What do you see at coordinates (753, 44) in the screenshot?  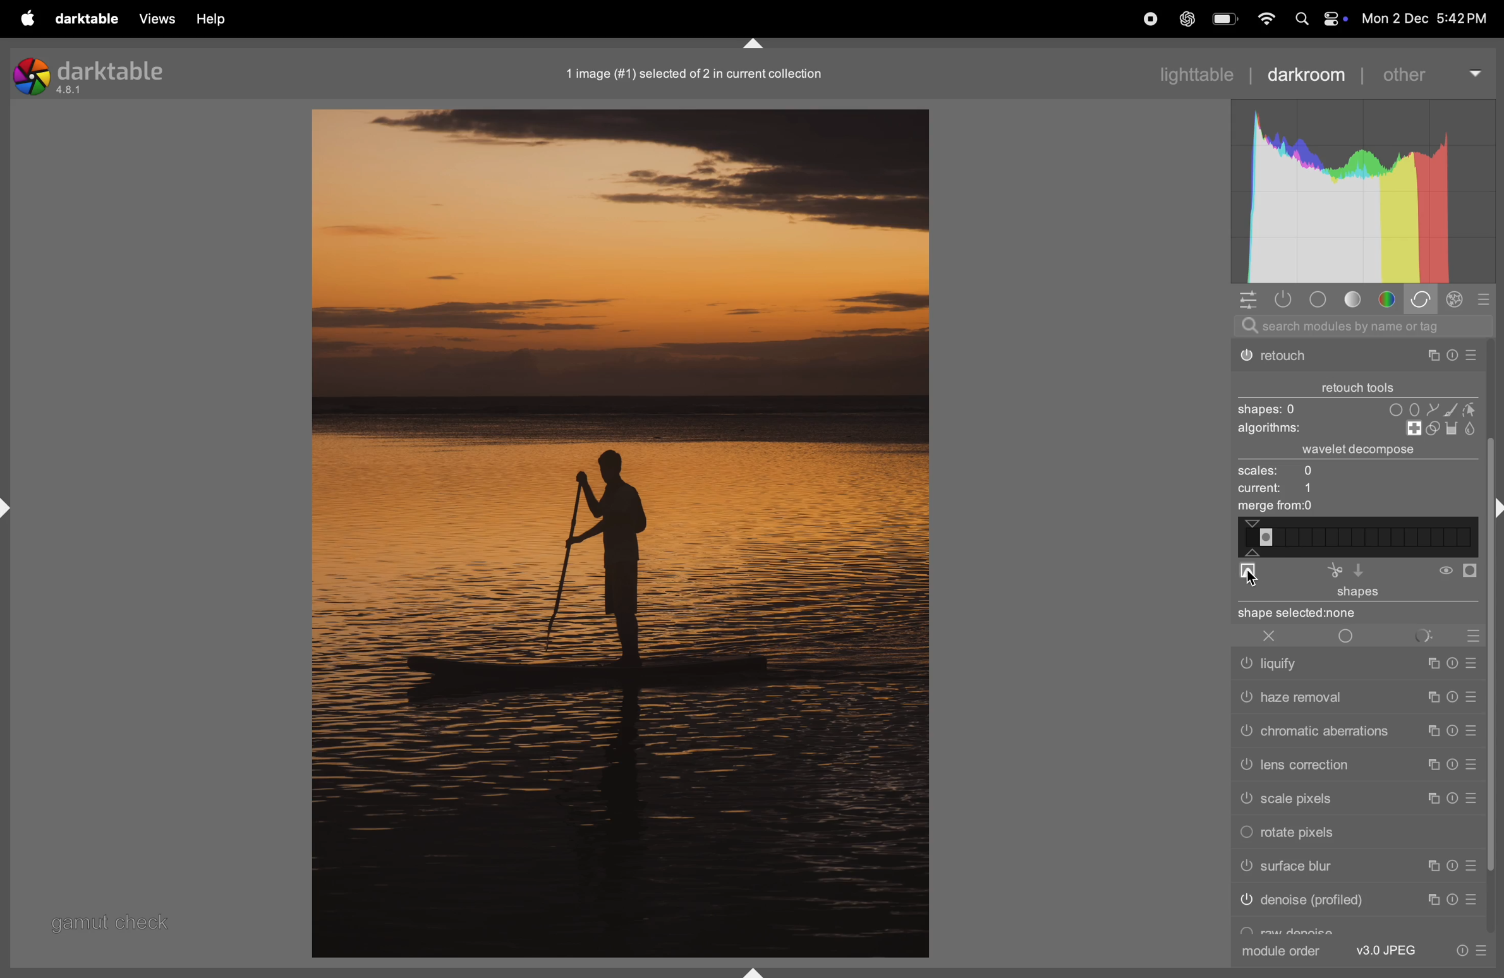 I see `Collapse` at bounding box center [753, 44].